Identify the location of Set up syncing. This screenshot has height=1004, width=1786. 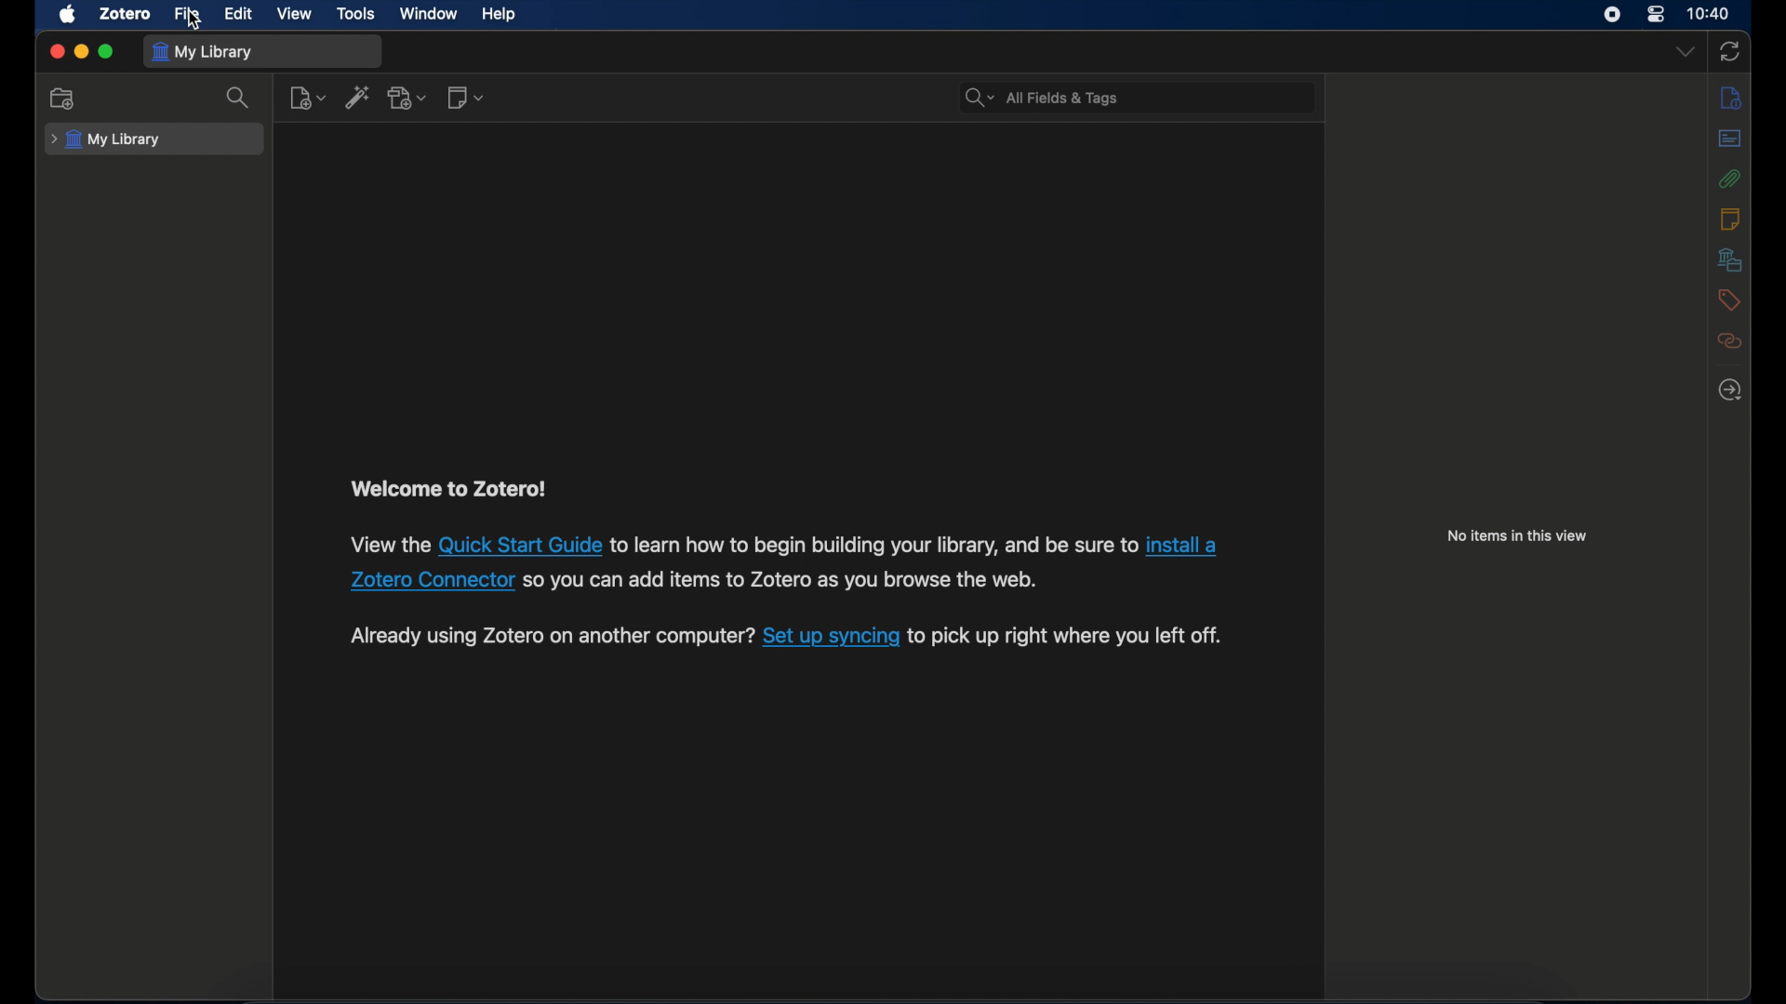
(832, 639).